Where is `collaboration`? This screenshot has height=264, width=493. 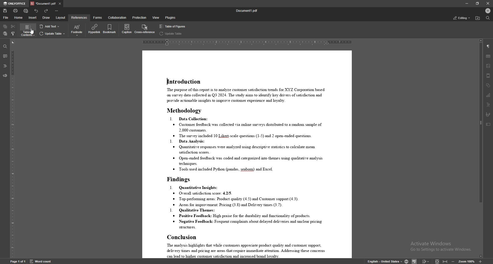 collaboration is located at coordinates (118, 17).